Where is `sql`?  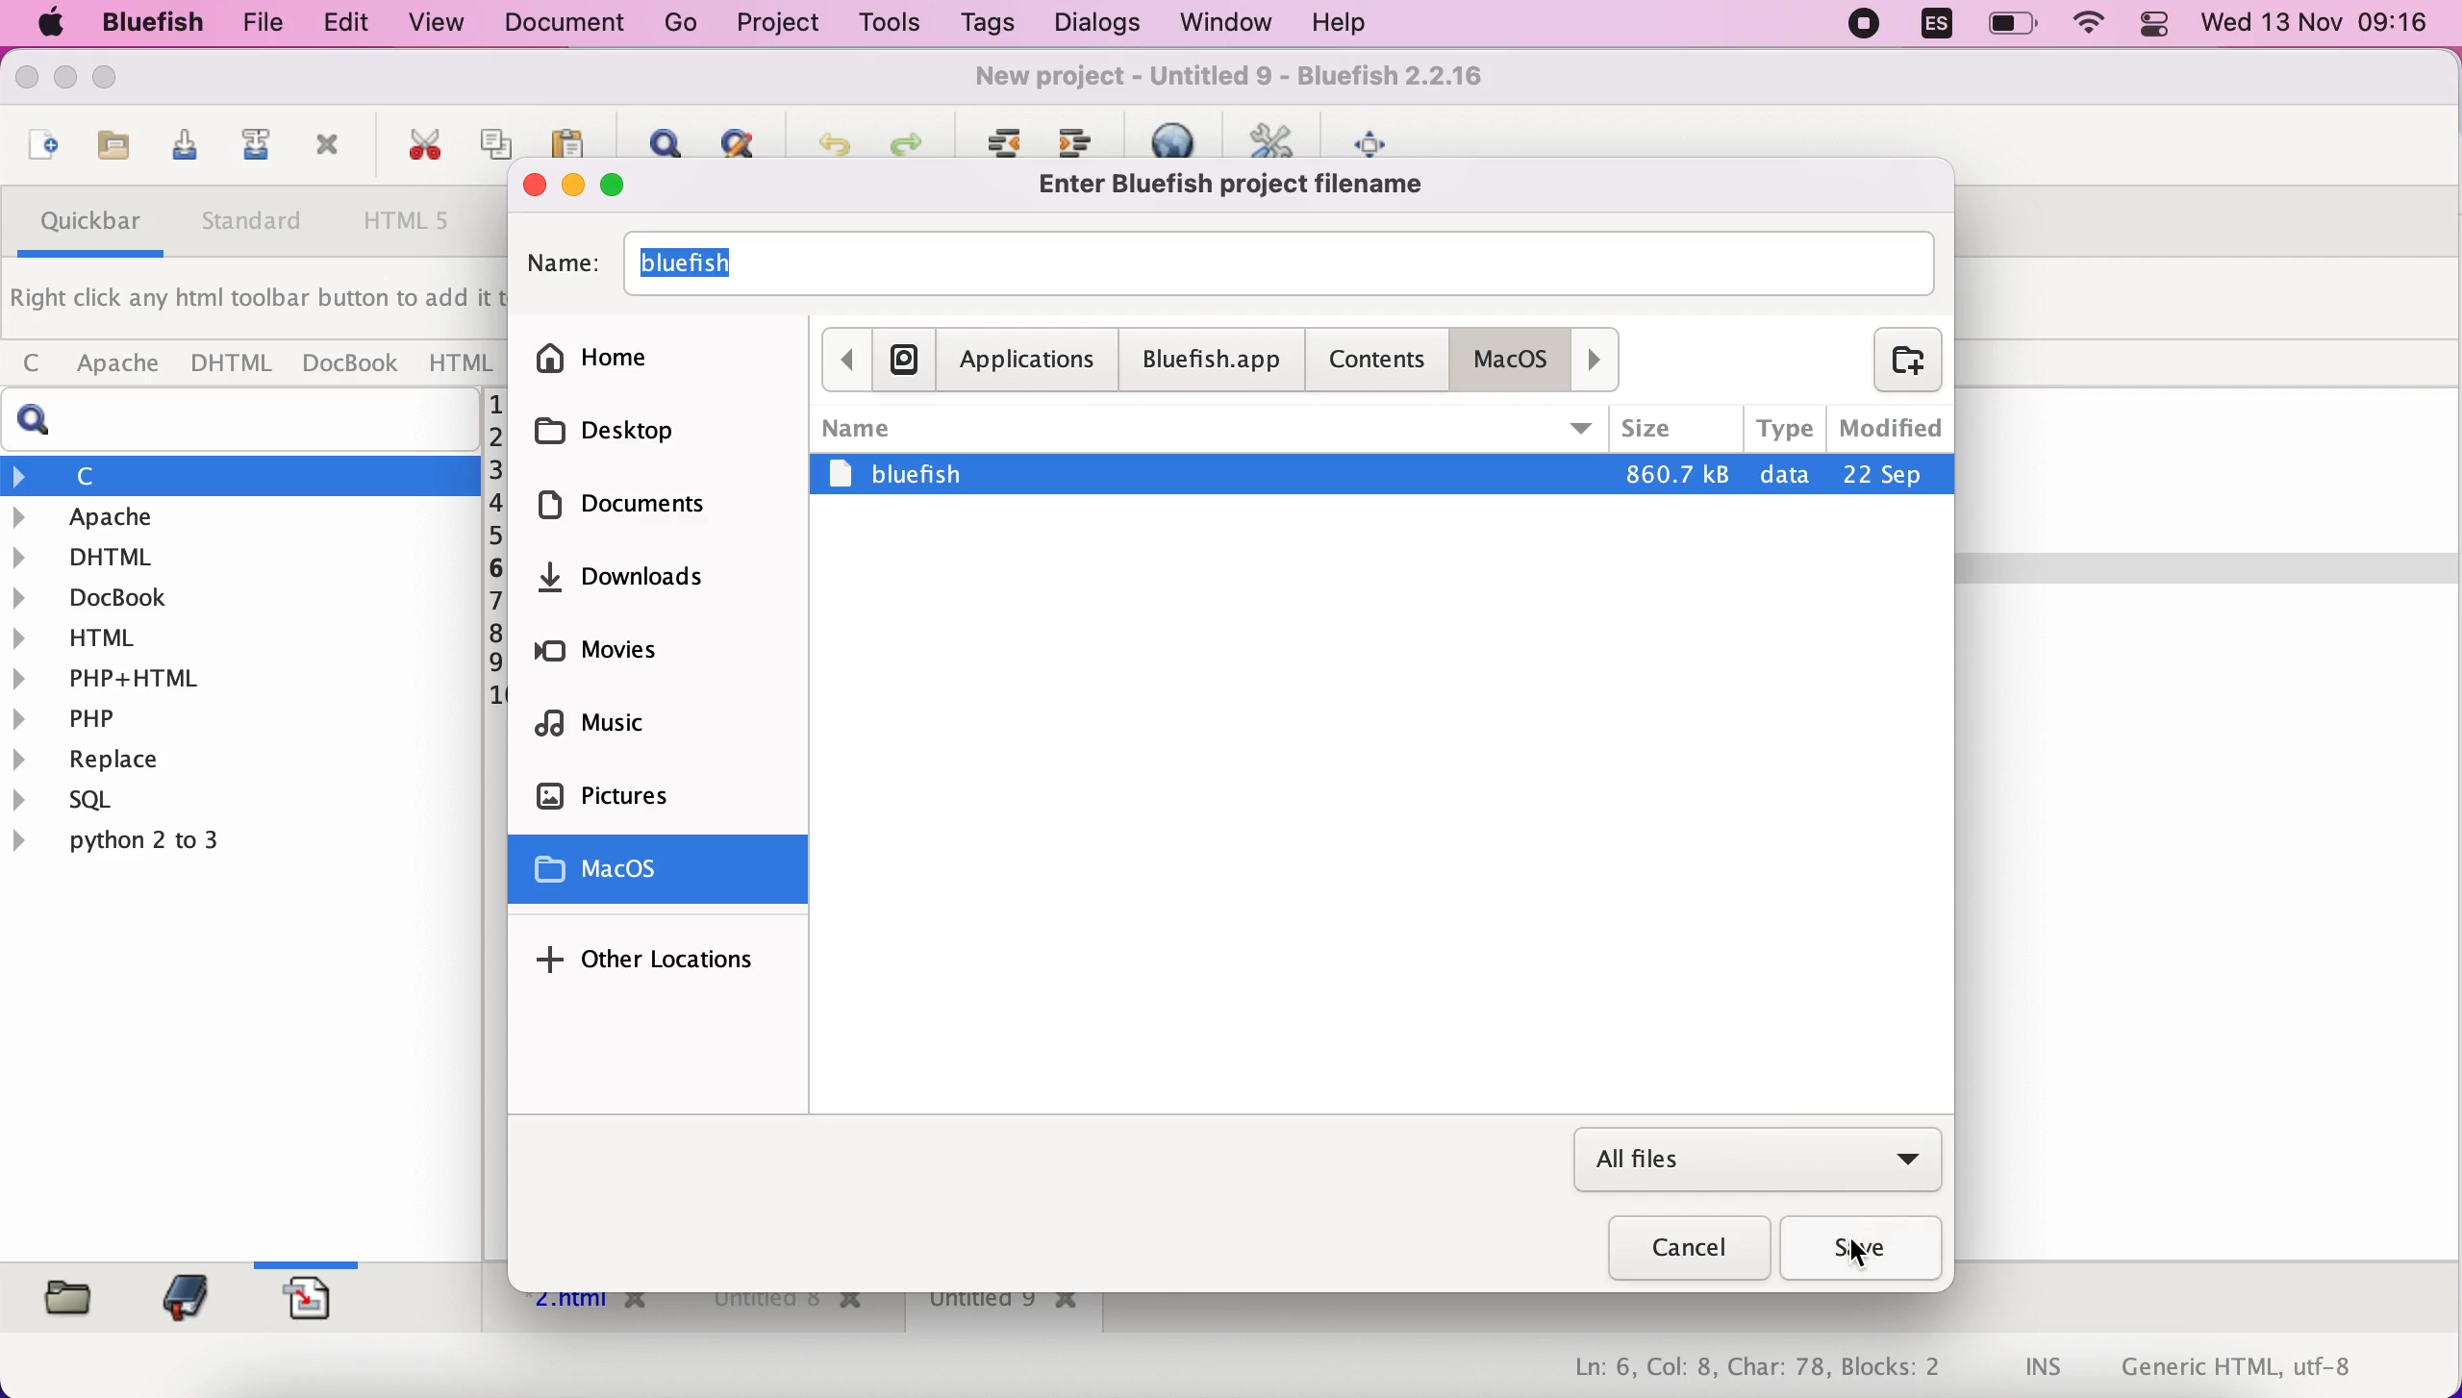
sql is located at coordinates (77, 803).